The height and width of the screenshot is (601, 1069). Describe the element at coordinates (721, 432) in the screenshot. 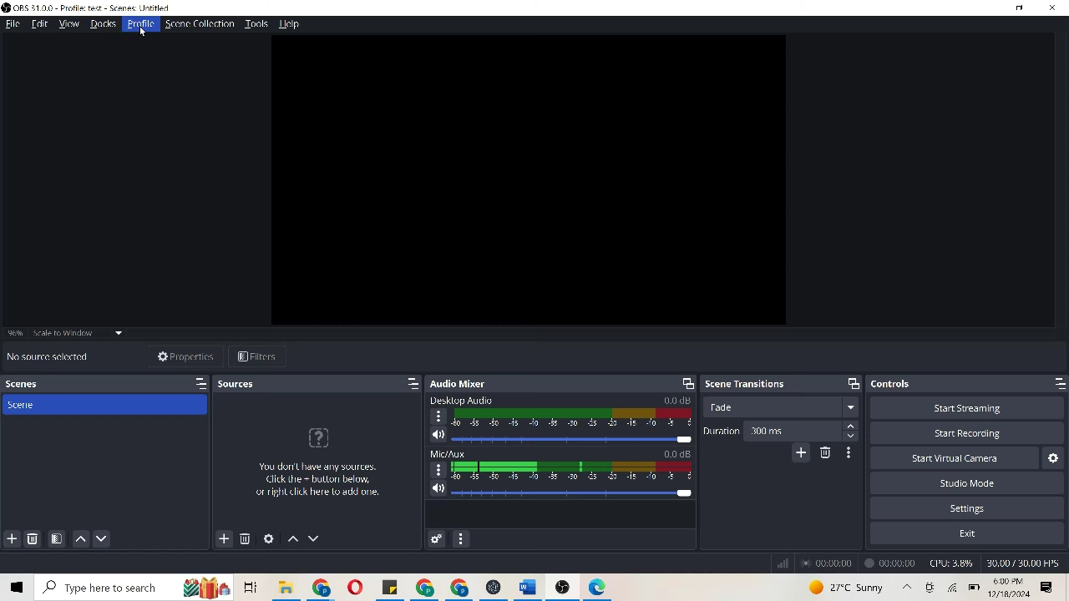

I see `duration` at that location.